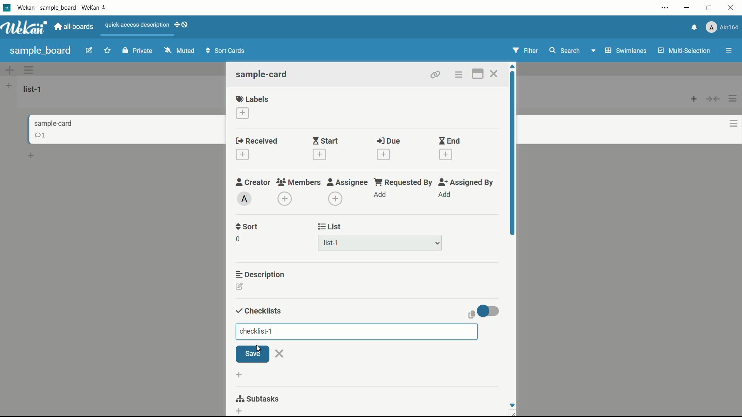 The width and height of the screenshot is (742, 417). What do you see at coordinates (175, 24) in the screenshot?
I see `add` at bounding box center [175, 24].